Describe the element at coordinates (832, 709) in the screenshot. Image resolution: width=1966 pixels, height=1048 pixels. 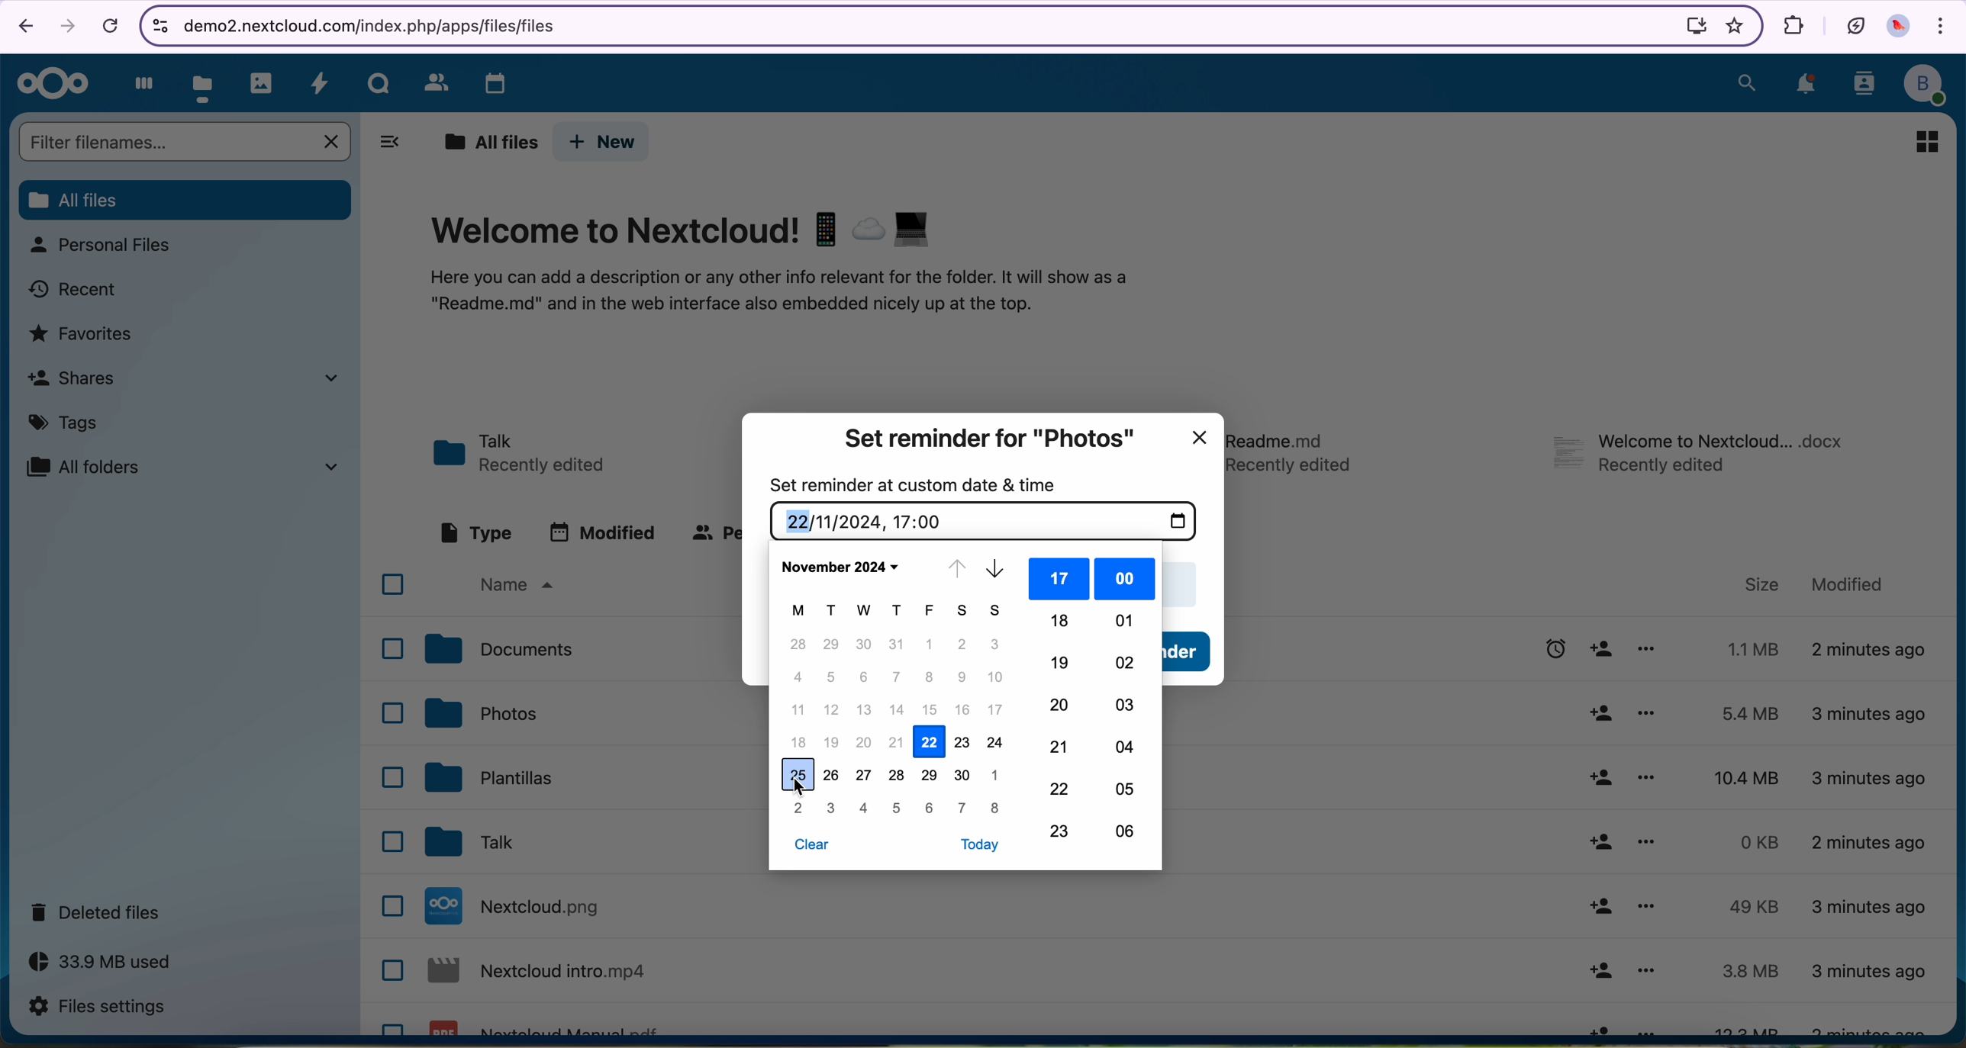
I see `12` at that location.